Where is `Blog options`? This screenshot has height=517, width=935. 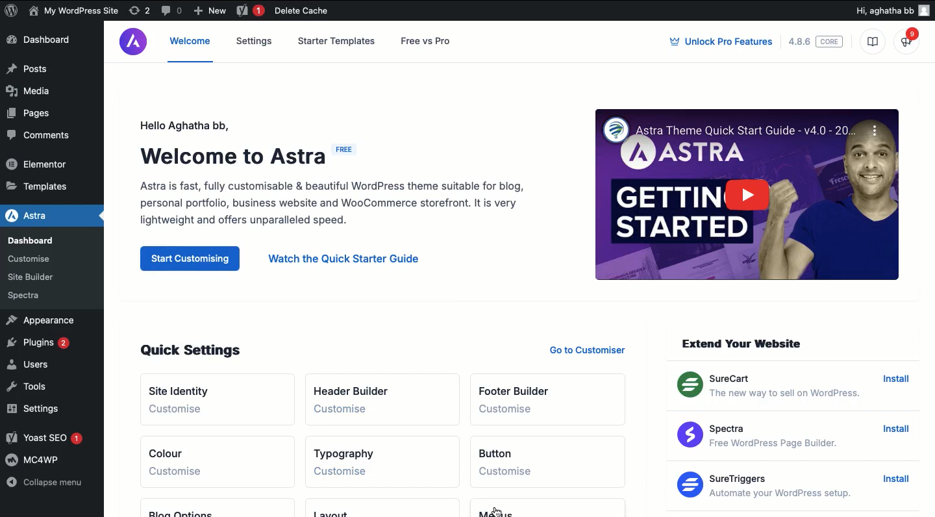
Blog options is located at coordinates (184, 509).